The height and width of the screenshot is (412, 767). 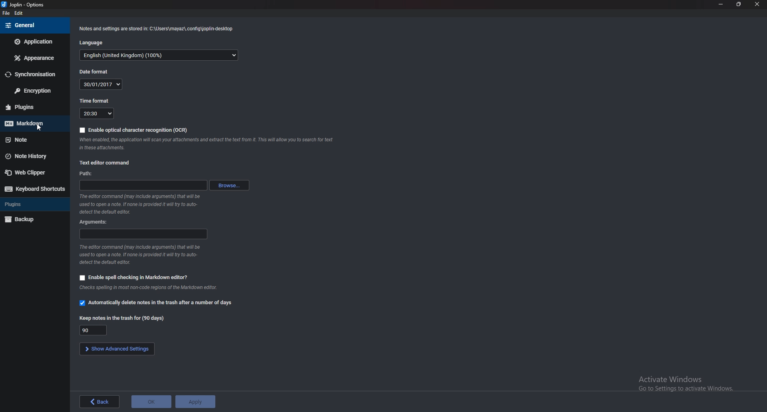 I want to click on Synchronization, so click(x=35, y=74).